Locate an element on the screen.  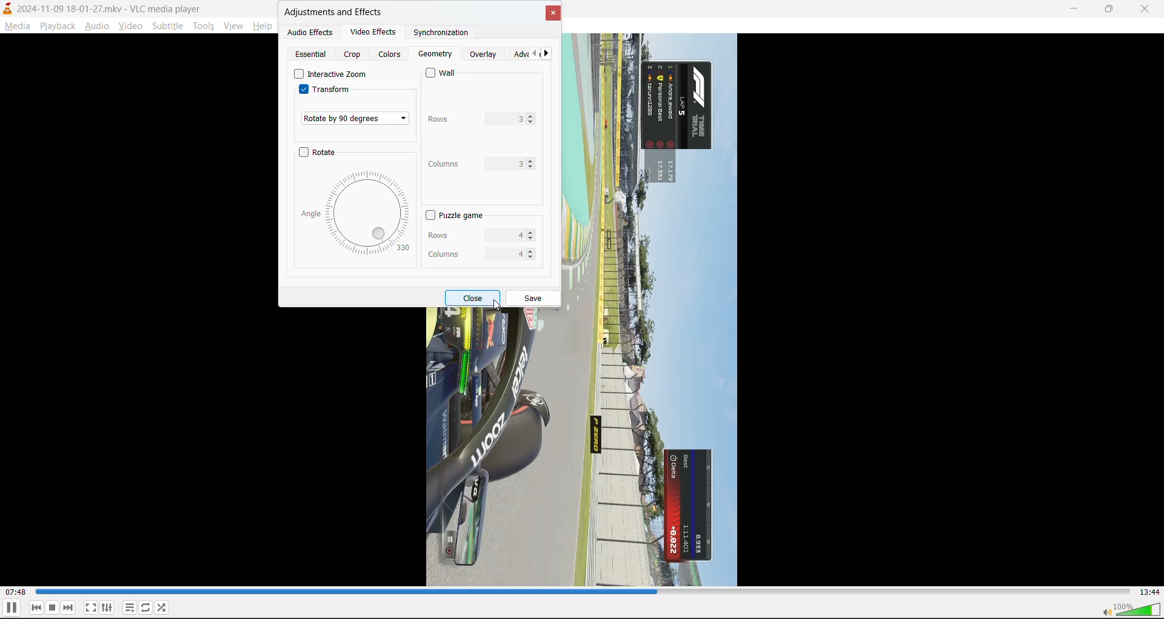
maximize is located at coordinates (1112, 11).